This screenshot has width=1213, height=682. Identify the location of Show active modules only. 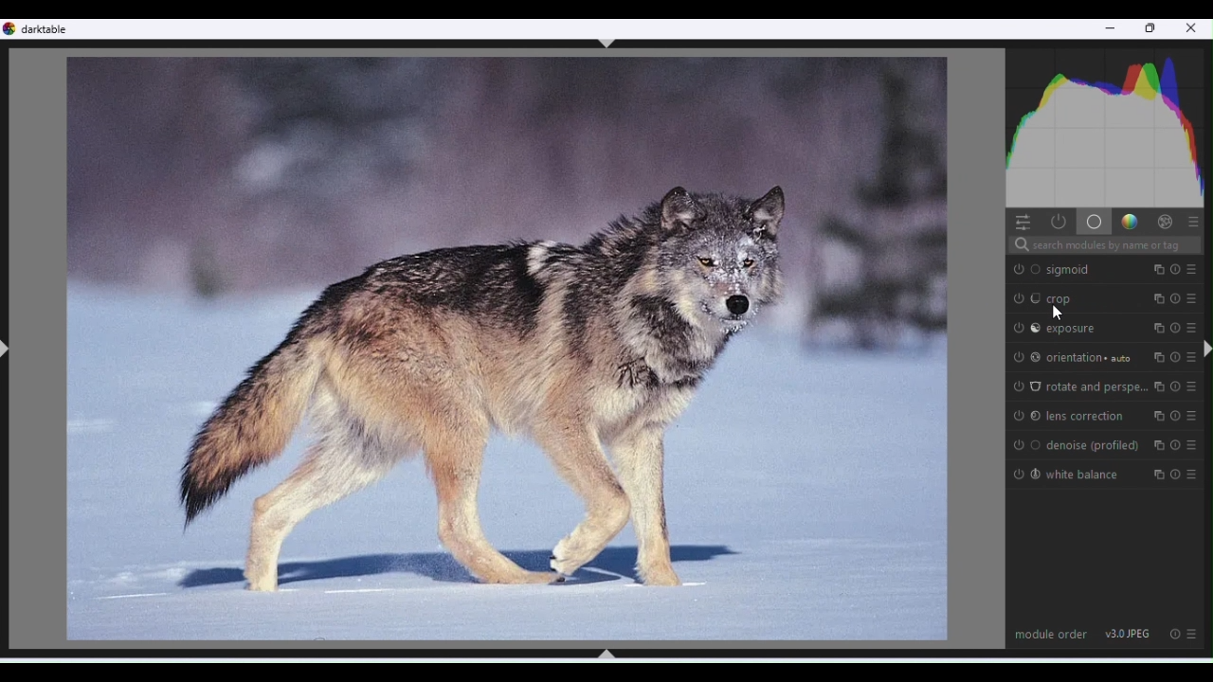
(1057, 222).